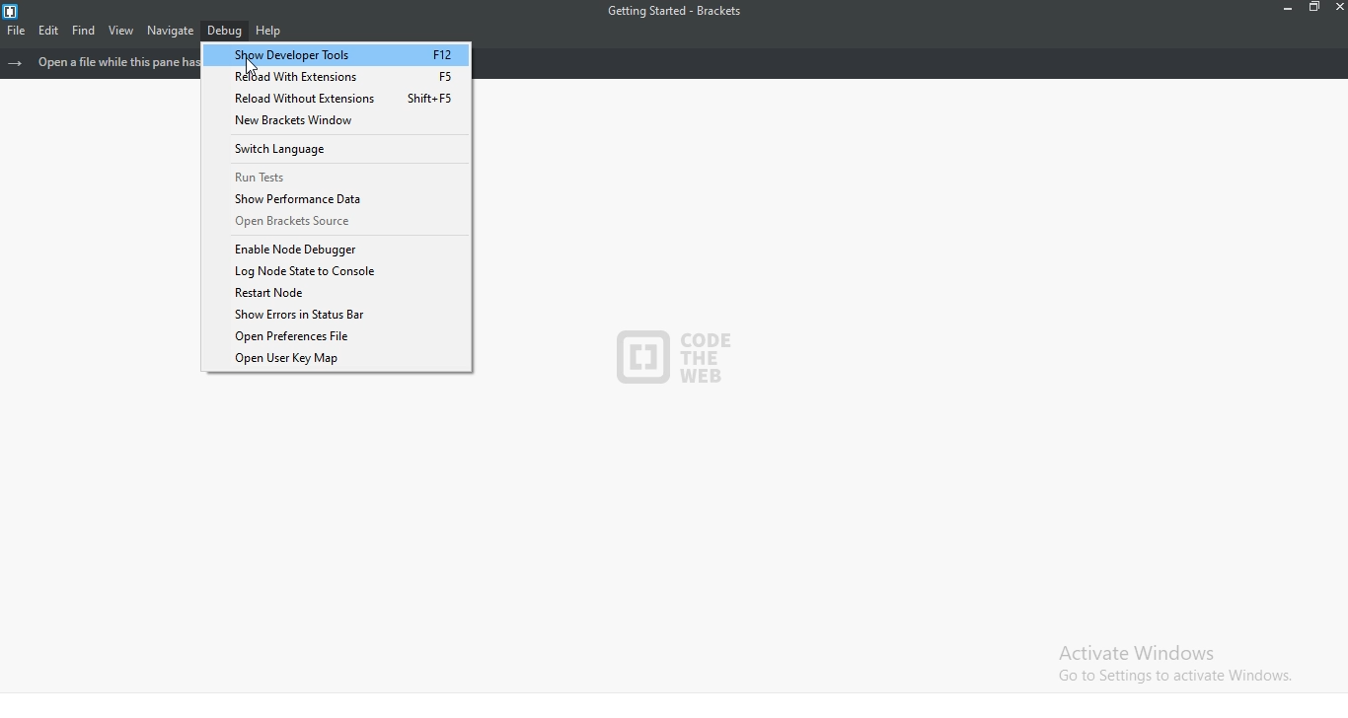 This screenshot has width=1348, height=718. What do you see at coordinates (84, 31) in the screenshot?
I see `find` at bounding box center [84, 31].